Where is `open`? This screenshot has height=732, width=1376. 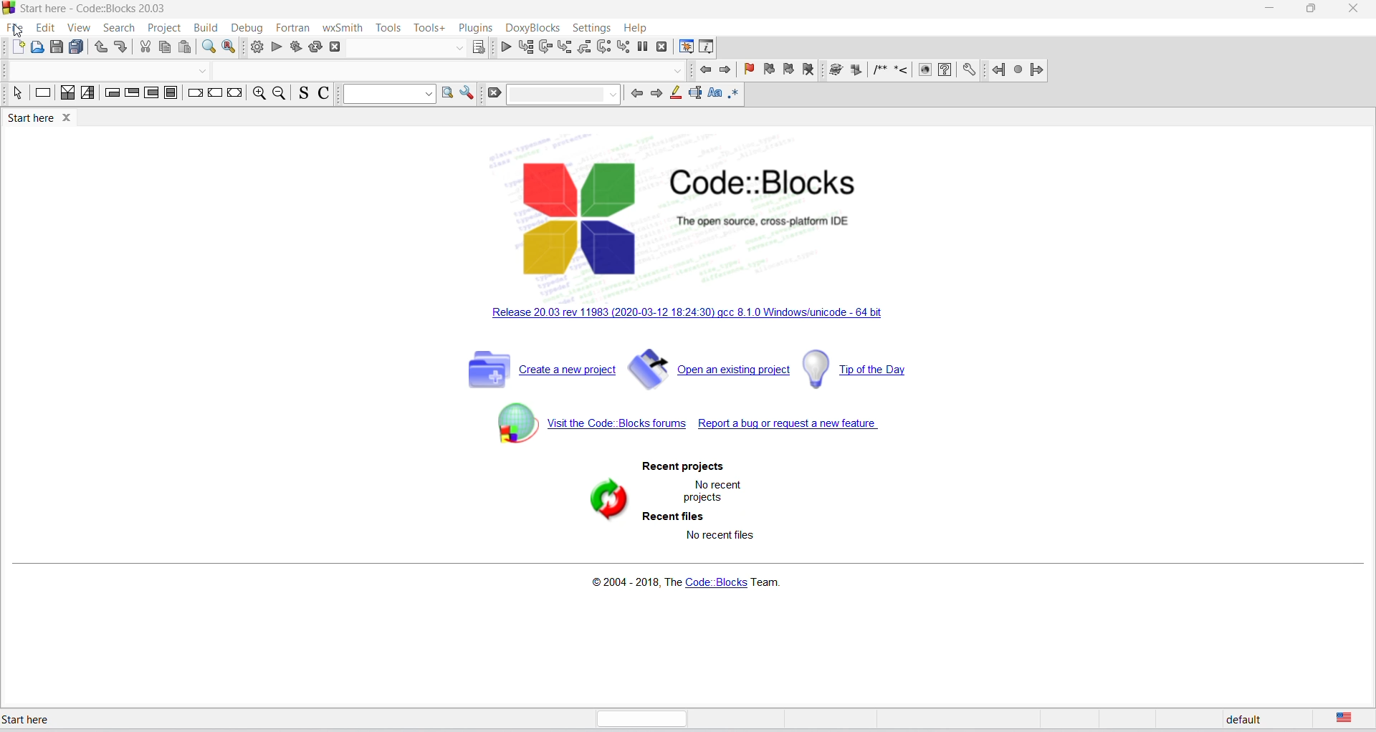 open is located at coordinates (39, 47).